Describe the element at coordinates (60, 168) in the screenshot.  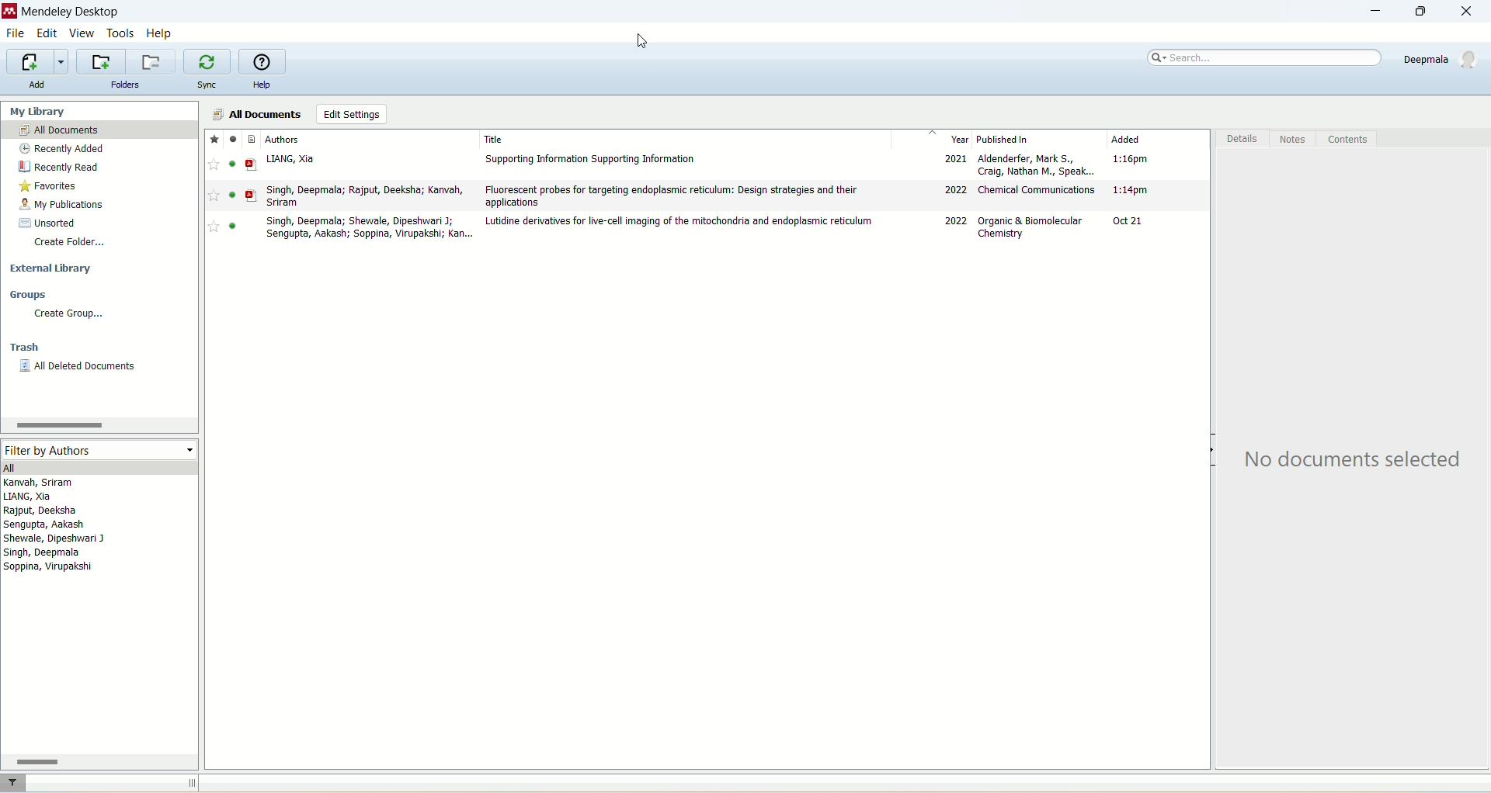
I see `recently read` at that location.